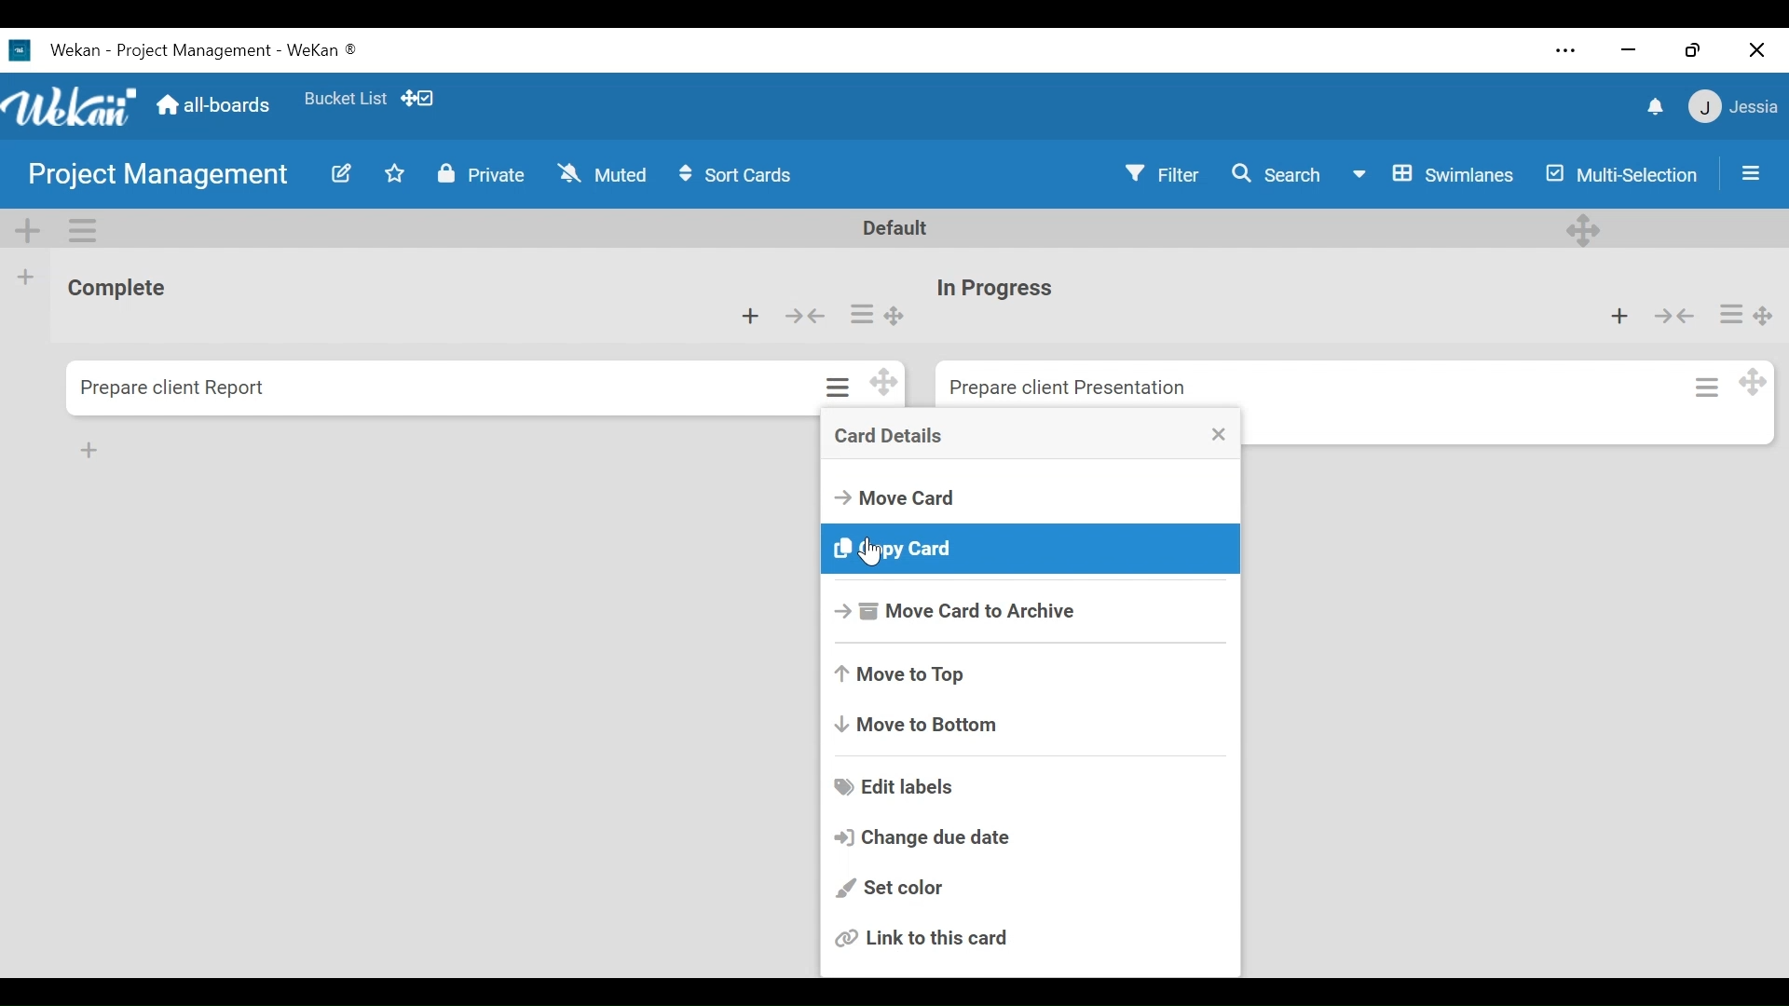 The image size is (1789, 1006). What do you see at coordinates (1731, 315) in the screenshot?
I see `Card actions` at bounding box center [1731, 315].